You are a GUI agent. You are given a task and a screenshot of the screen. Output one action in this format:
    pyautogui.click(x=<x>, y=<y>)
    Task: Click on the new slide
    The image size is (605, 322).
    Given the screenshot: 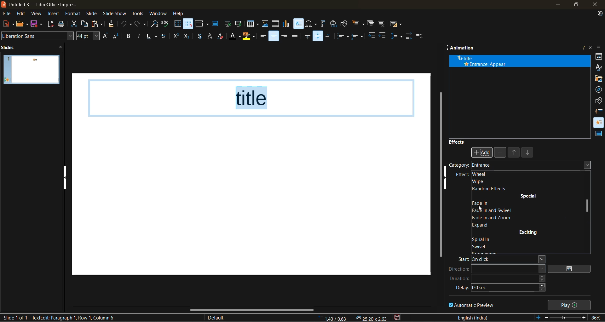 What is the action you would take?
    pyautogui.click(x=358, y=25)
    